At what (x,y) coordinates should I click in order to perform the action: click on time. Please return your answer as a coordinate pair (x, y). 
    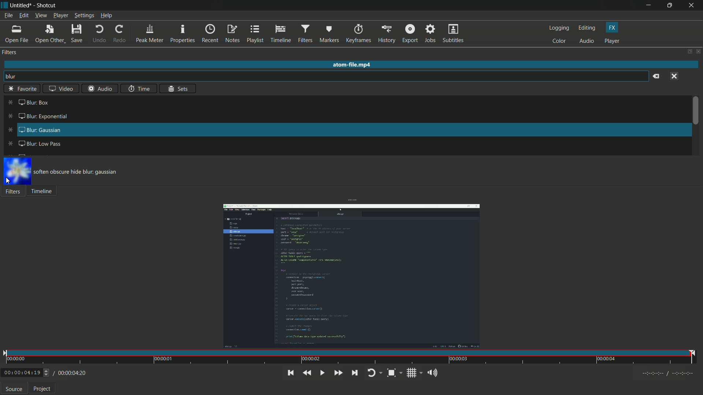
    Looking at the image, I should click on (350, 357).